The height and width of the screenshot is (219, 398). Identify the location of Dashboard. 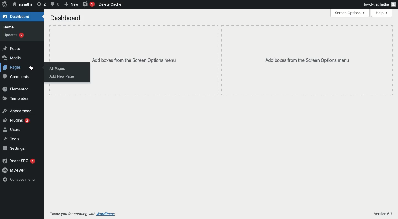
(66, 19).